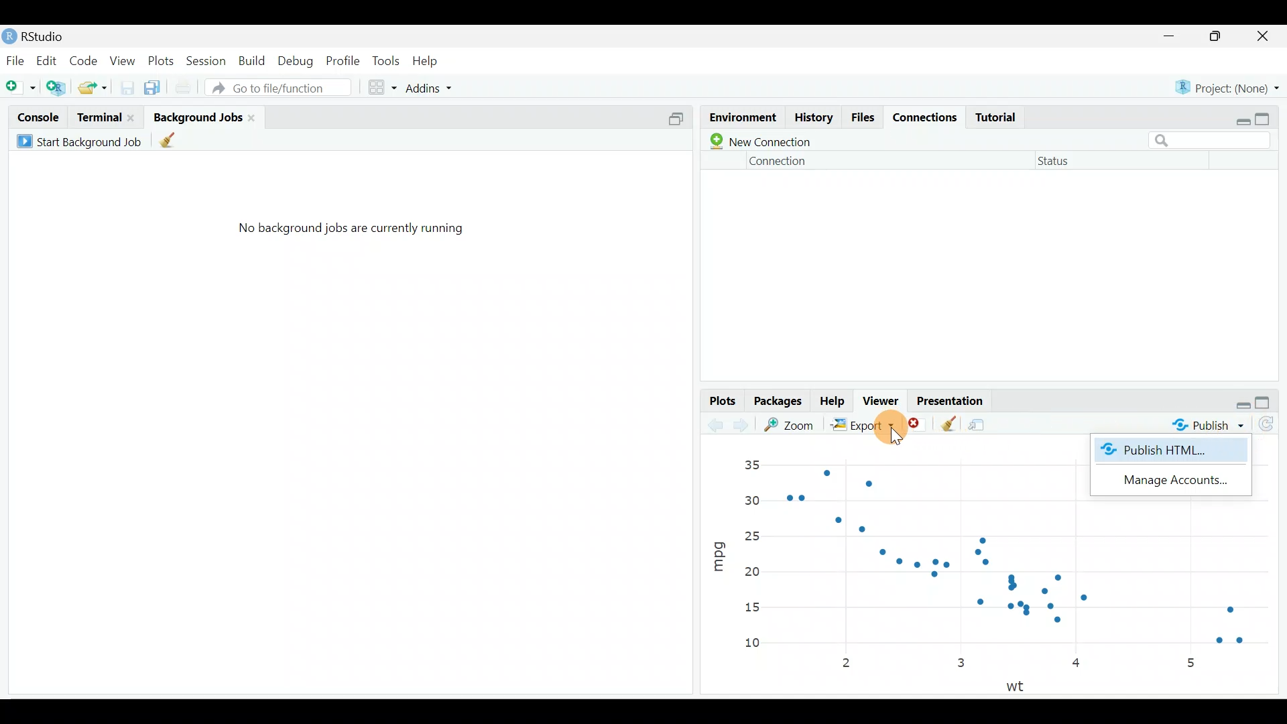 This screenshot has width=1287, height=724. Describe the element at coordinates (751, 608) in the screenshot. I see `15` at that location.